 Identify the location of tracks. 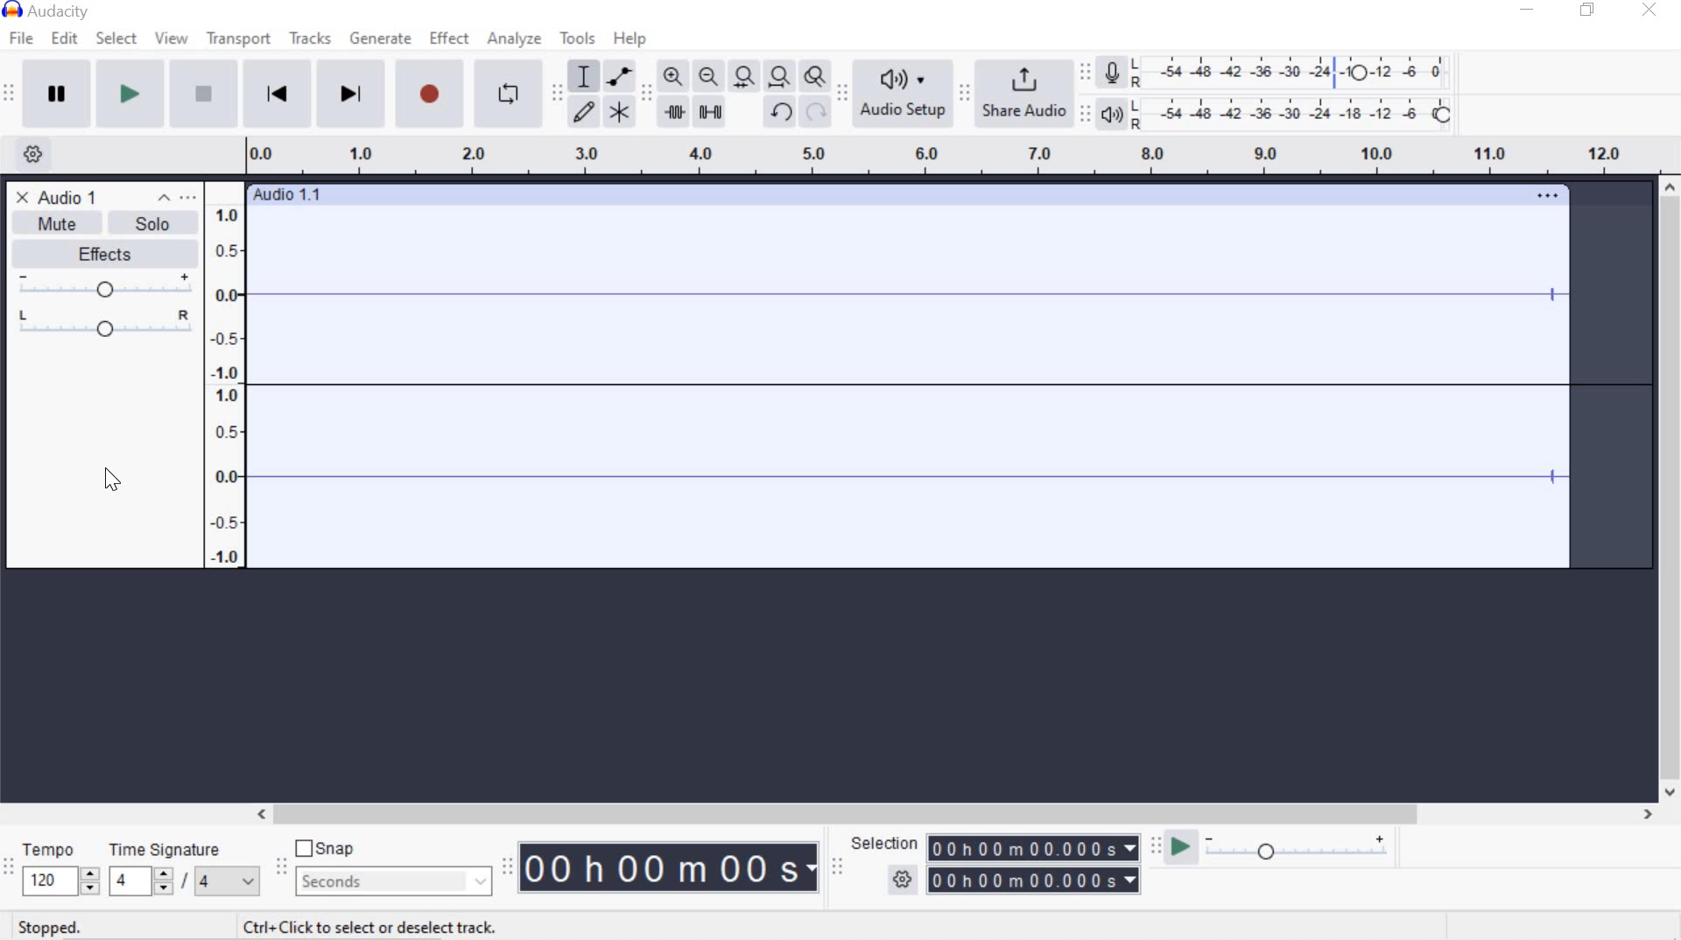
(309, 40).